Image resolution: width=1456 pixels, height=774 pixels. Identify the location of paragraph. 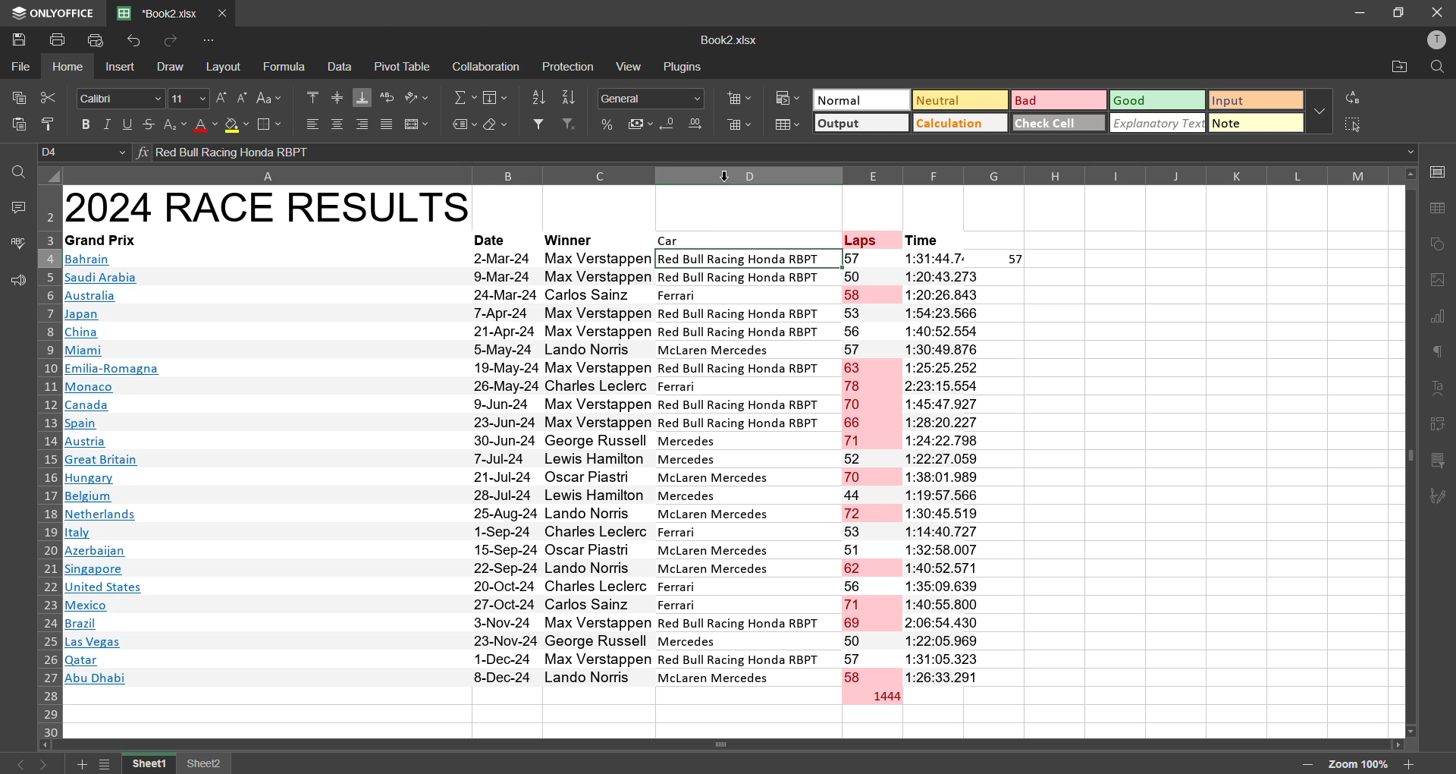
(1441, 355).